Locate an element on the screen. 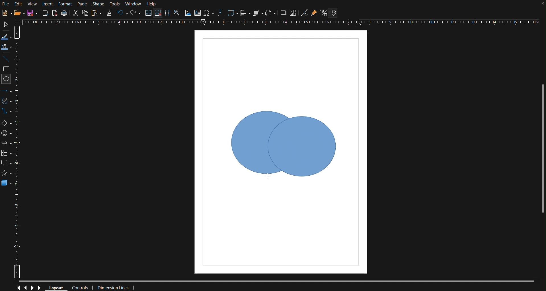 The height and width of the screenshot is (291, 546). Cut is located at coordinates (76, 13).